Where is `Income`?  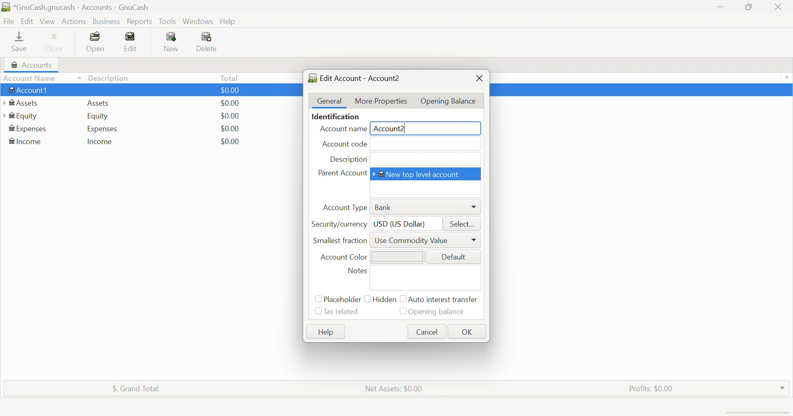 Income is located at coordinates (100, 143).